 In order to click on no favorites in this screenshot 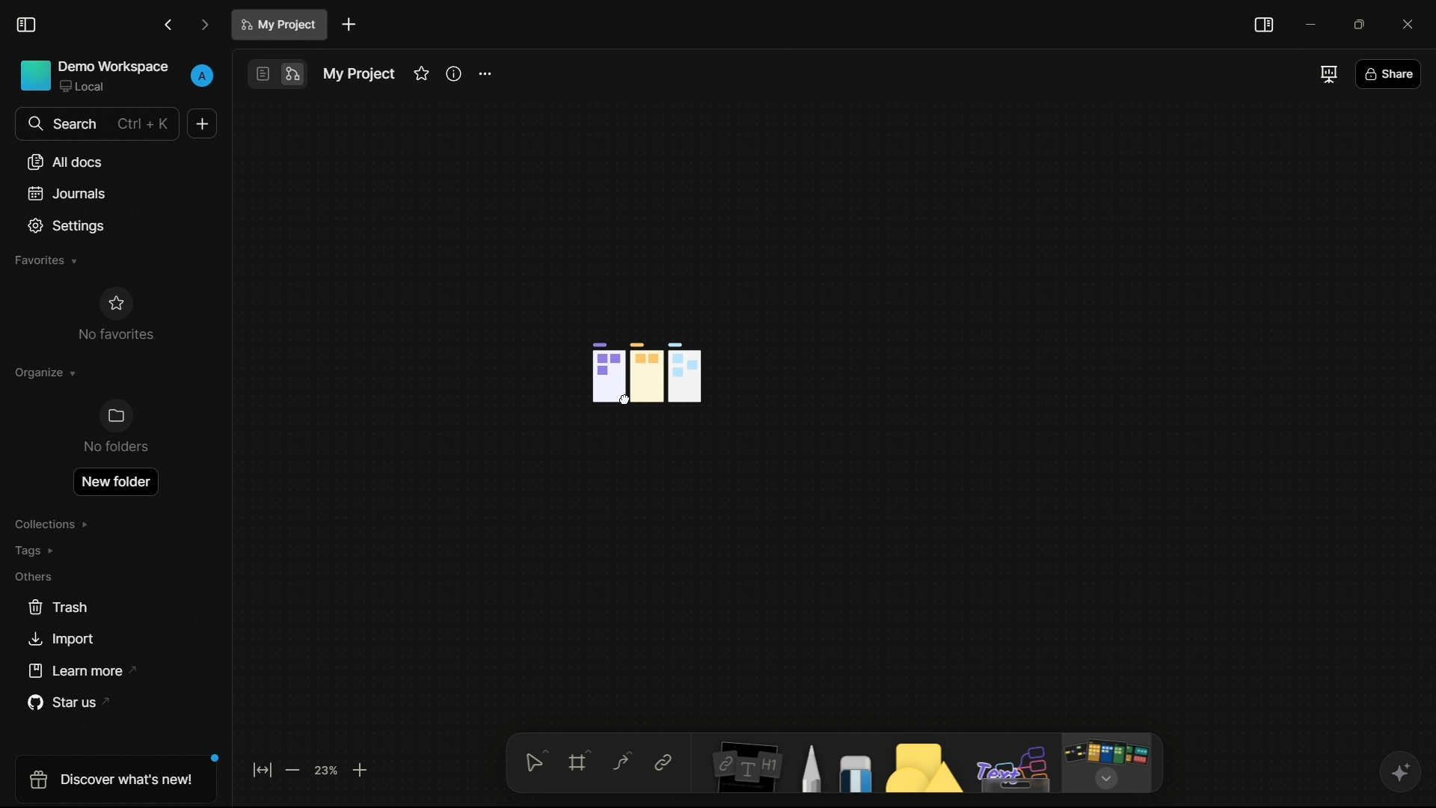, I will do `click(114, 313)`.